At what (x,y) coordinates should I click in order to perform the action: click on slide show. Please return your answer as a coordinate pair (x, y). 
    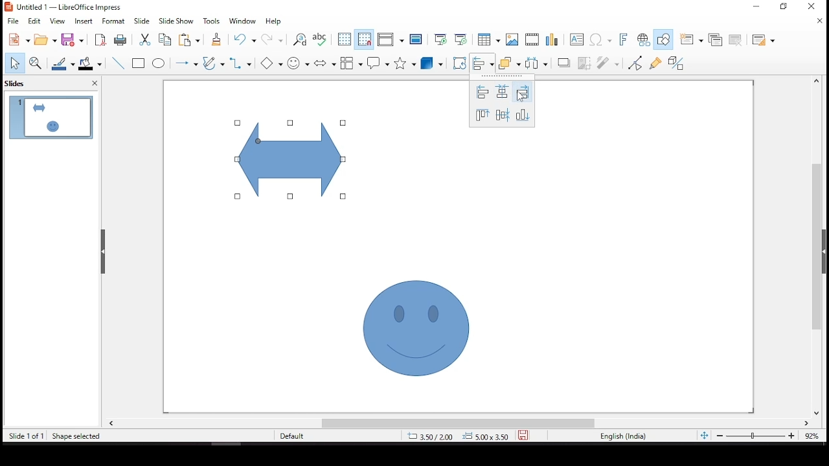
    Looking at the image, I should click on (178, 21).